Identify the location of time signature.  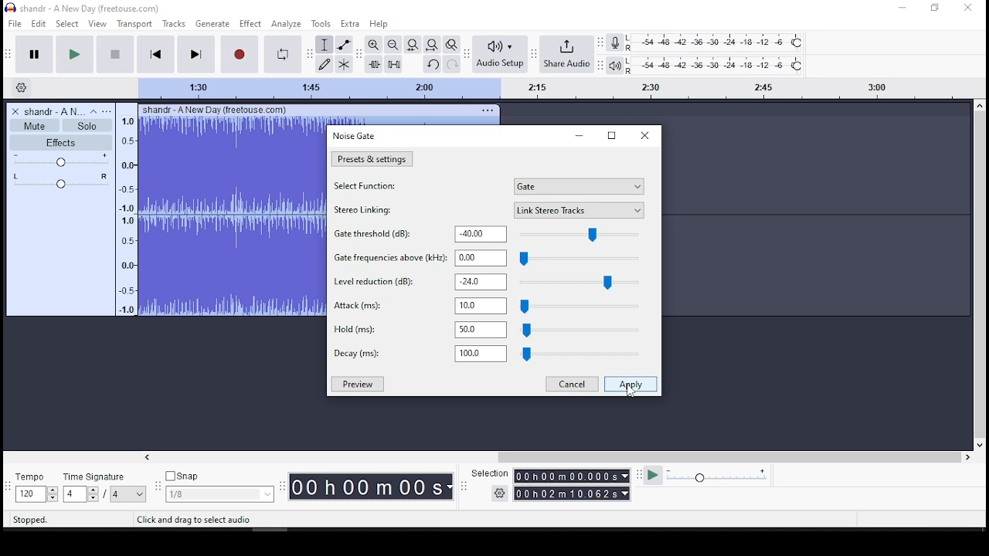
(105, 487).